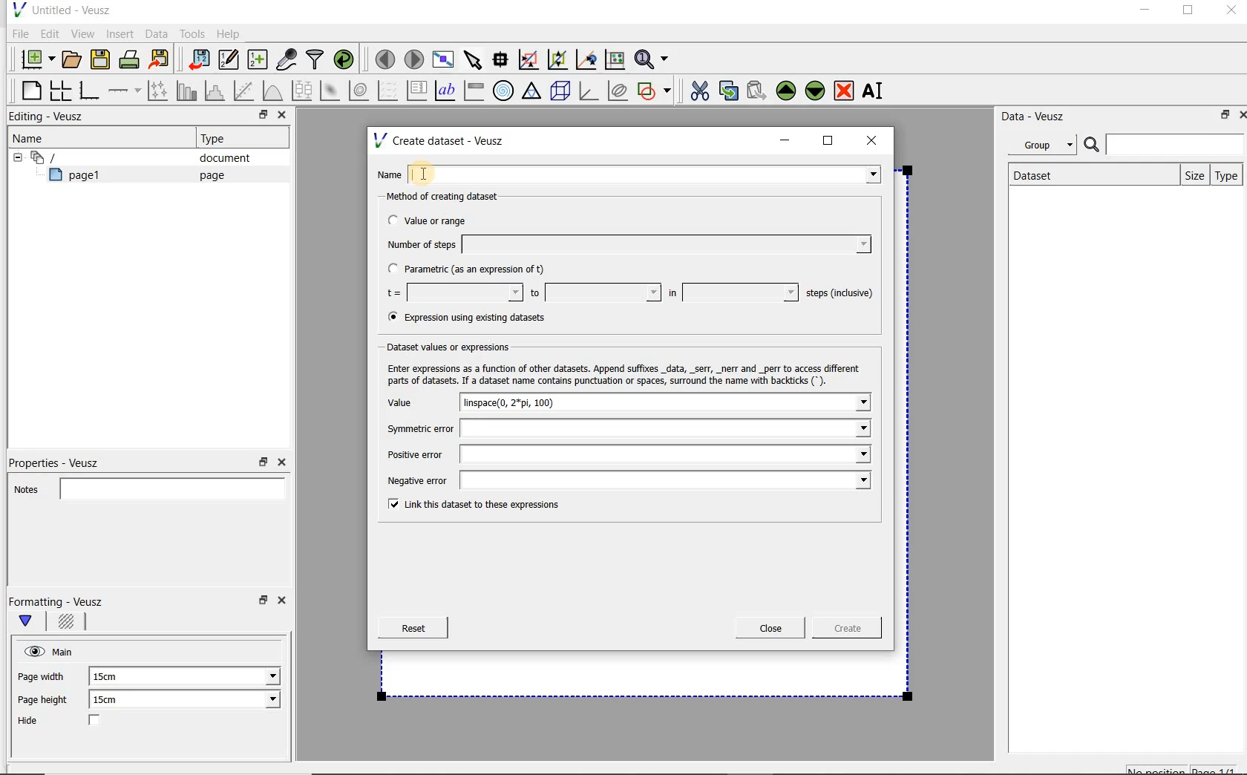  I want to click on arrange graphs in a grid, so click(59, 90).